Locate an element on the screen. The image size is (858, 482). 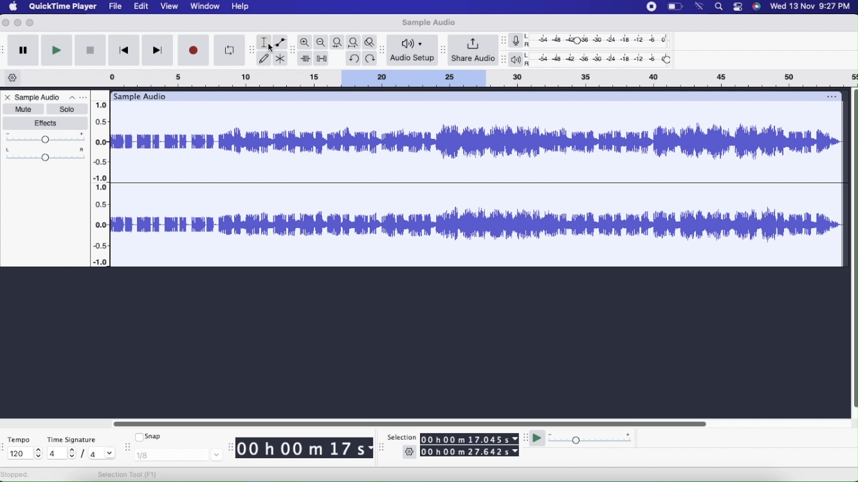
120 is located at coordinates (23, 454).